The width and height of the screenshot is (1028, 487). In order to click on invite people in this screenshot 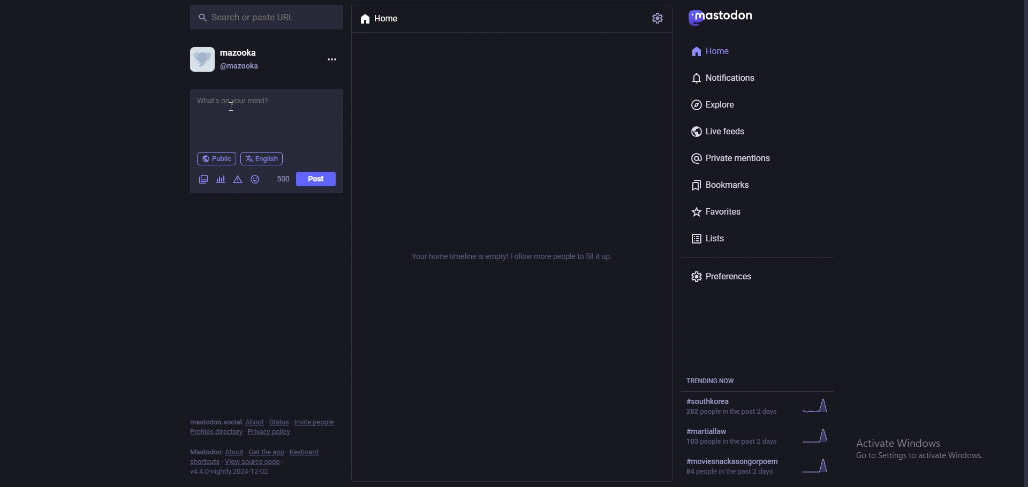, I will do `click(315, 422)`.